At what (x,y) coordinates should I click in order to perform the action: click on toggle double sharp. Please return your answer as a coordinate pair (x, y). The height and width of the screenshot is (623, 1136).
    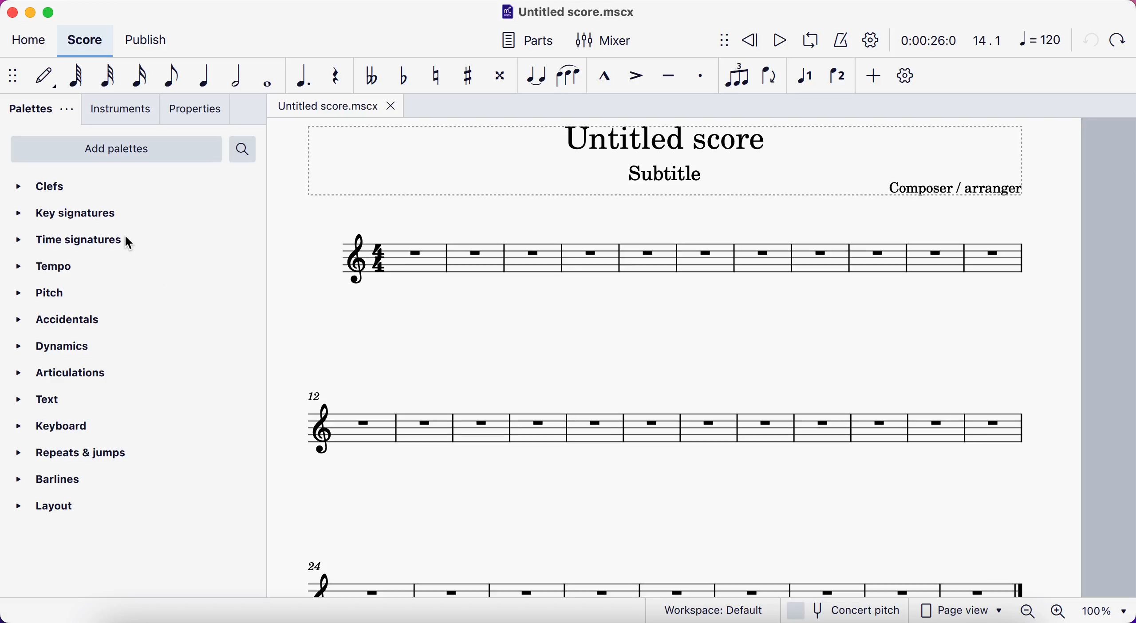
    Looking at the image, I should click on (499, 73).